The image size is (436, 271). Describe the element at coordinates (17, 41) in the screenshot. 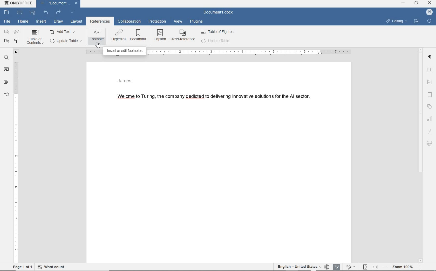

I see `copy style` at that location.